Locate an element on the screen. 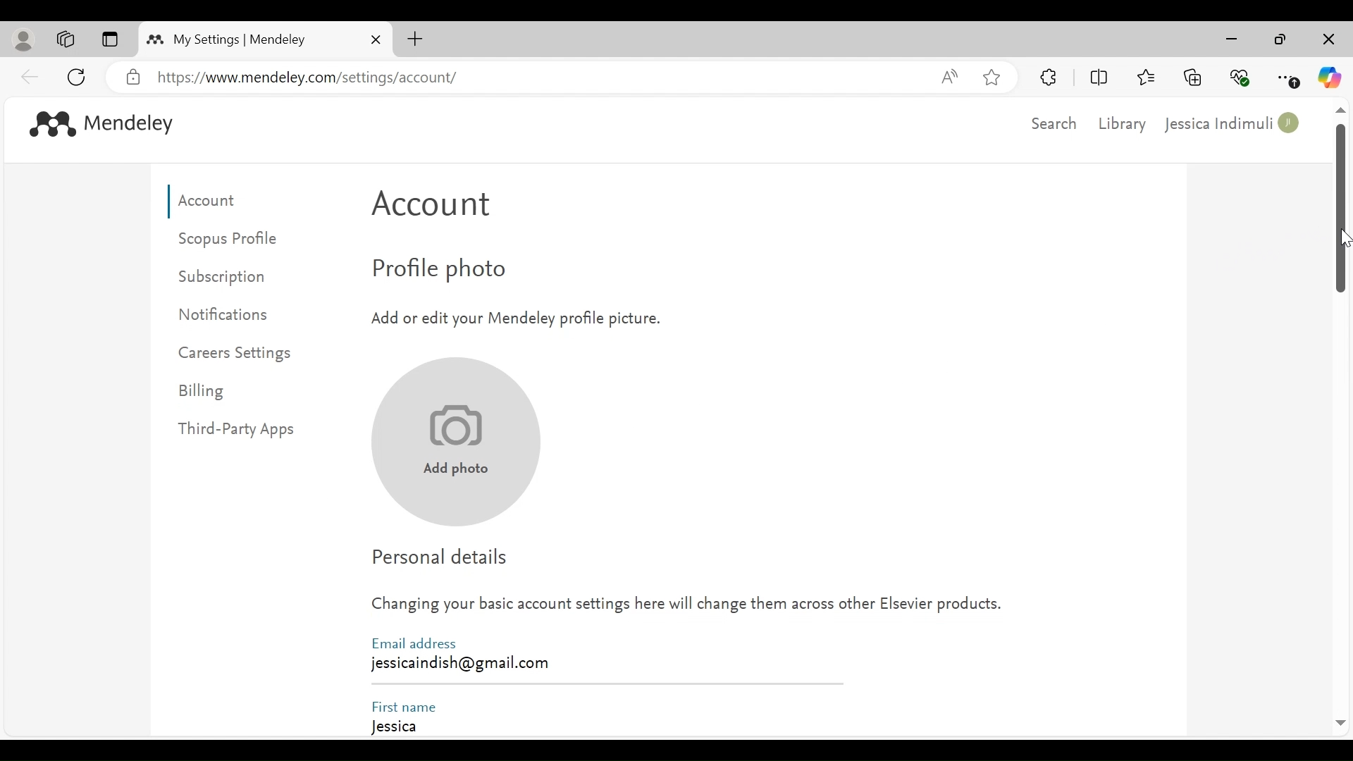 This screenshot has height=761, width=1353. Tab Actions Menu is located at coordinates (109, 40).